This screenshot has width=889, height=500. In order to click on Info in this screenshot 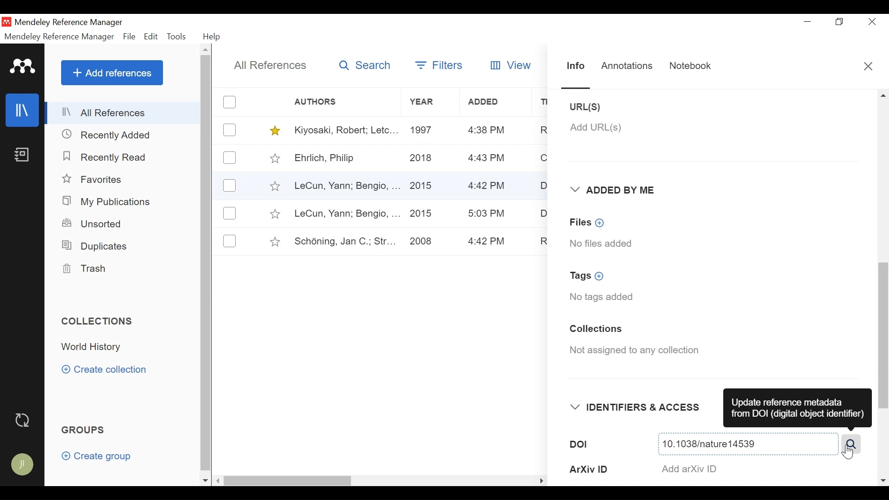, I will do `click(576, 67)`.